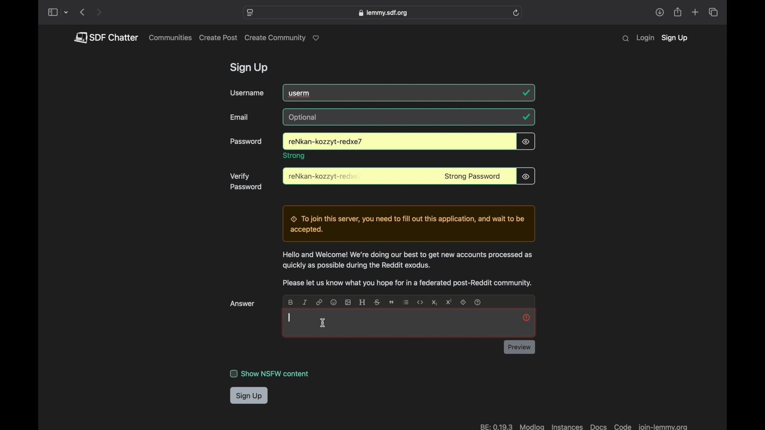 The width and height of the screenshot is (765, 430). What do you see at coordinates (526, 317) in the screenshot?
I see `exclamation mark` at bounding box center [526, 317].